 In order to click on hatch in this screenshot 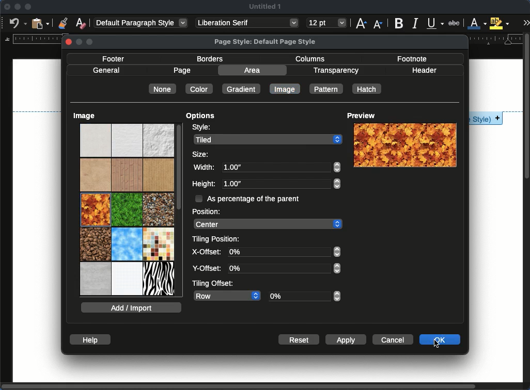, I will do `click(367, 88)`.